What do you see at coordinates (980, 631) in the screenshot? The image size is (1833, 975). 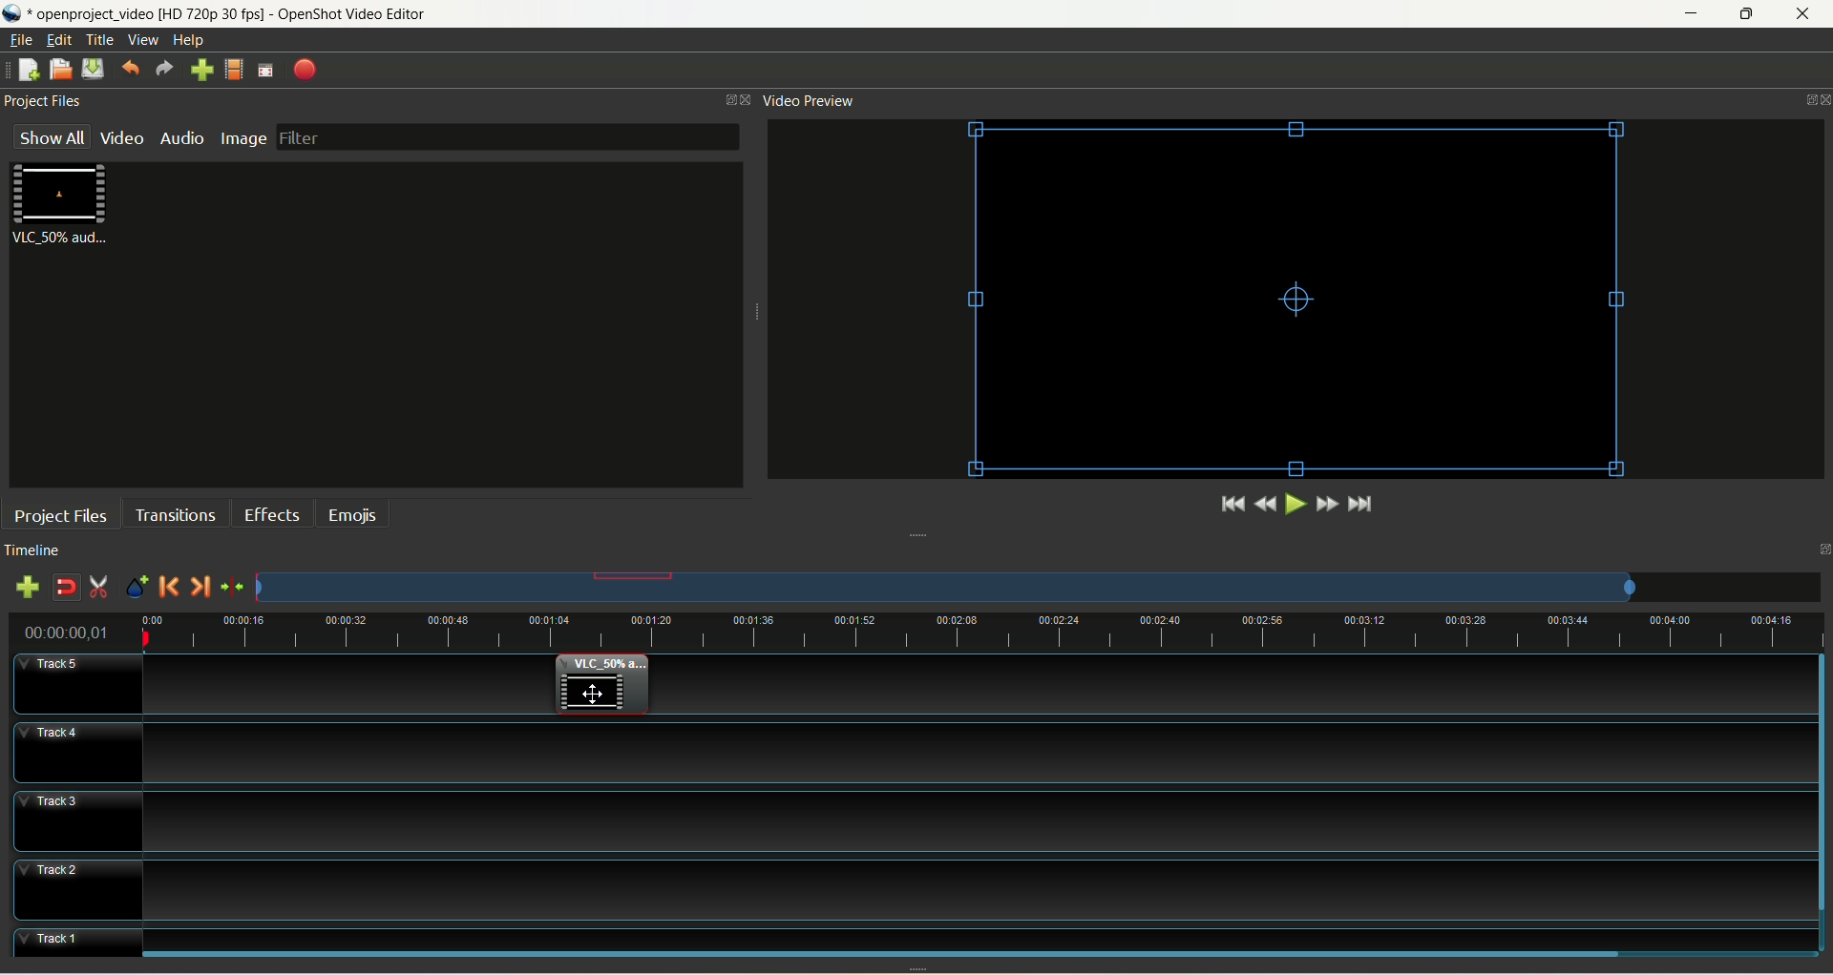 I see `zoom factor` at bounding box center [980, 631].